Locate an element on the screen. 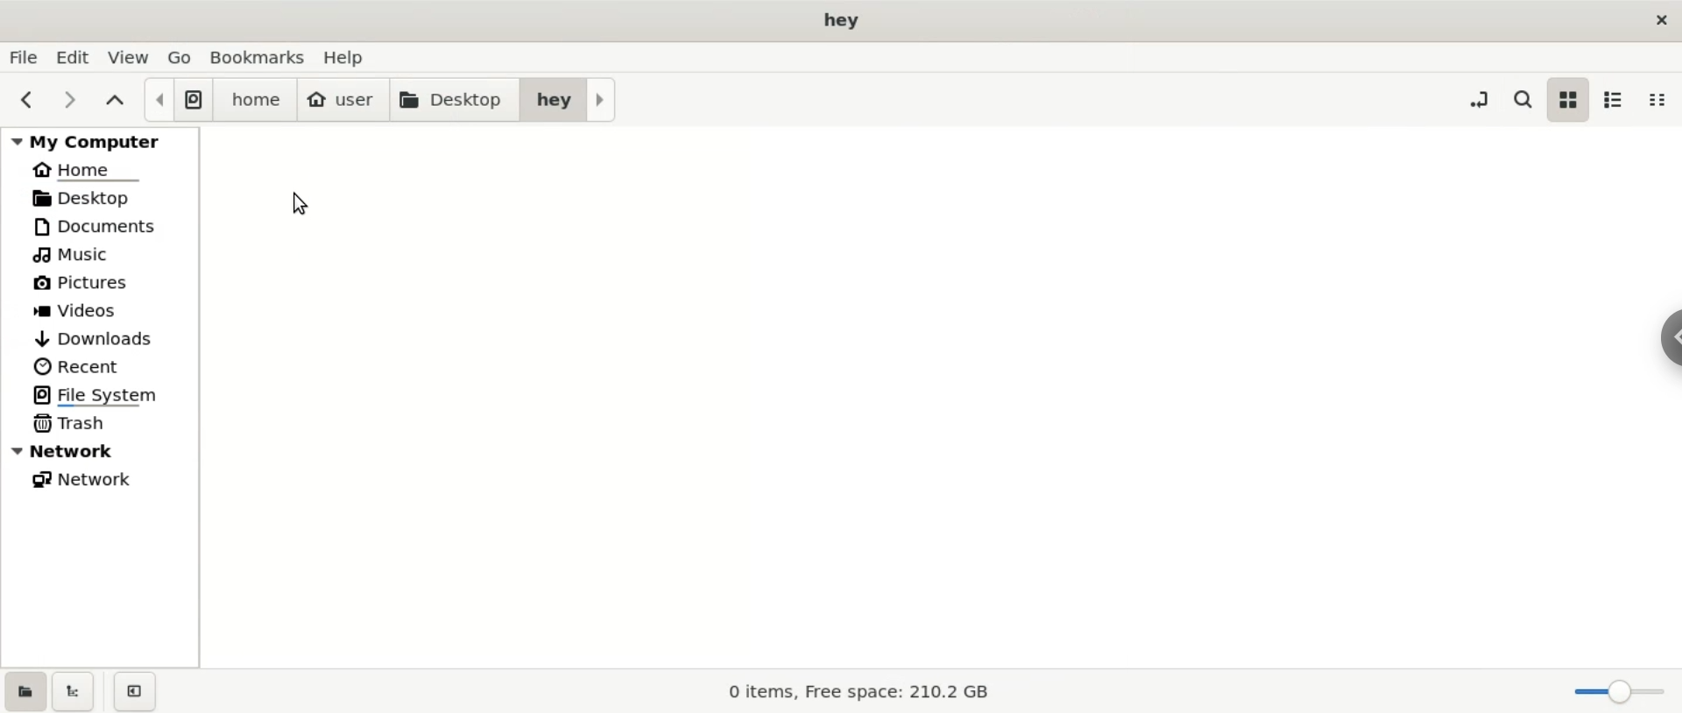 The width and height of the screenshot is (1682, 713). show places is located at coordinates (24, 690).